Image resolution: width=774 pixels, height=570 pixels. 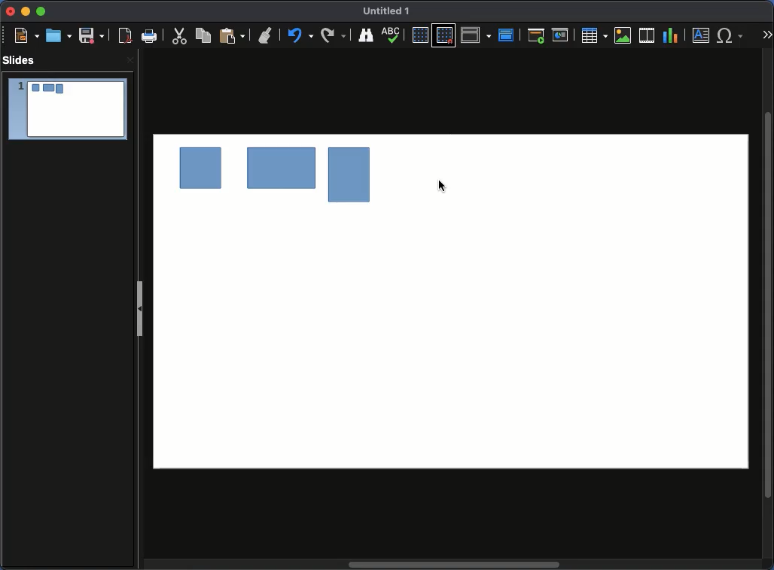 What do you see at coordinates (444, 35) in the screenshot?
I see `Snap to grid` at bounding box center [444, 35].